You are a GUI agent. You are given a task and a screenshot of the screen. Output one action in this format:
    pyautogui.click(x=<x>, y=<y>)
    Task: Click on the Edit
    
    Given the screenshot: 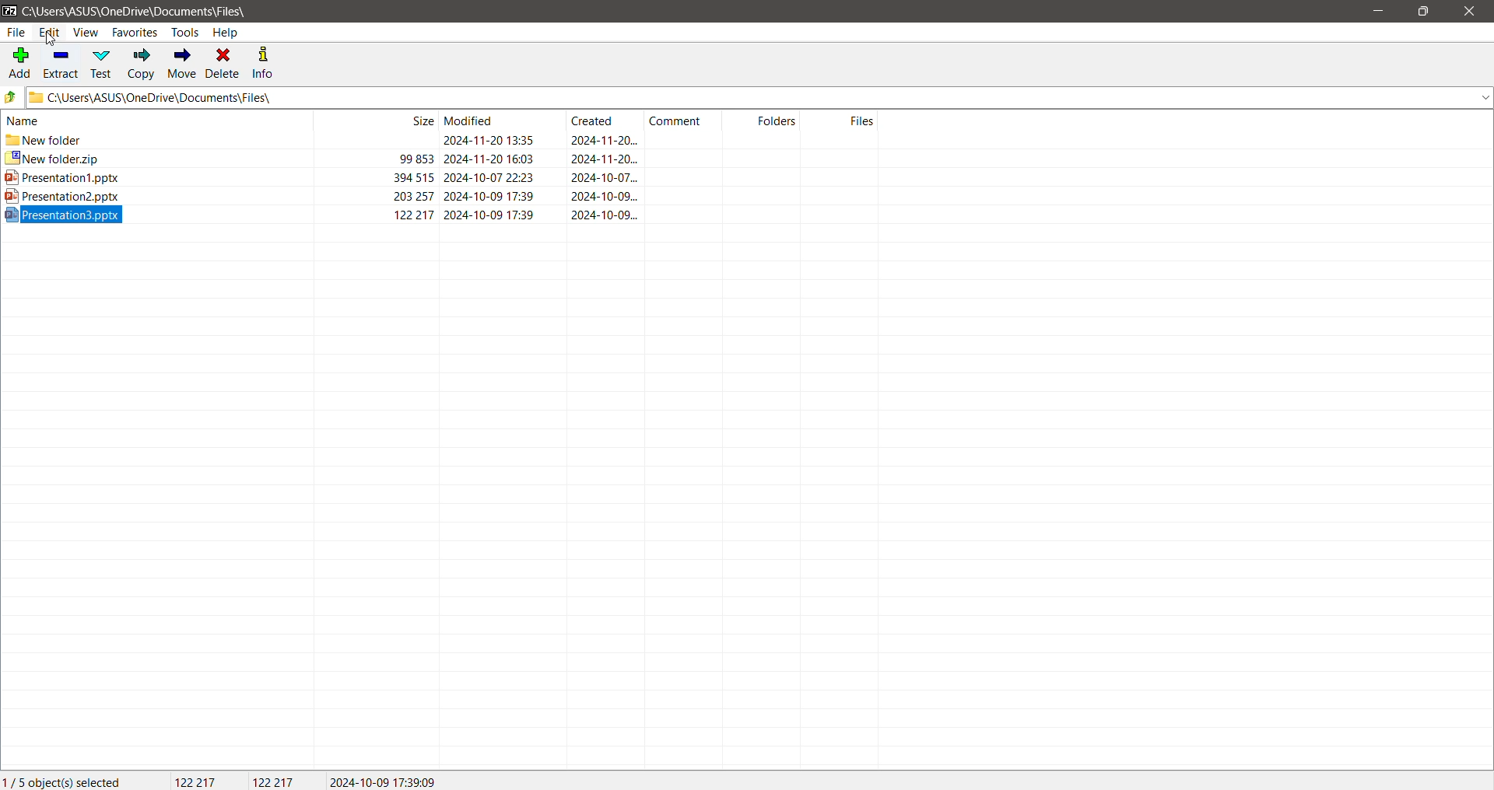 What is the action you would take?
    pyautogui.click(x=49, y=33)
    